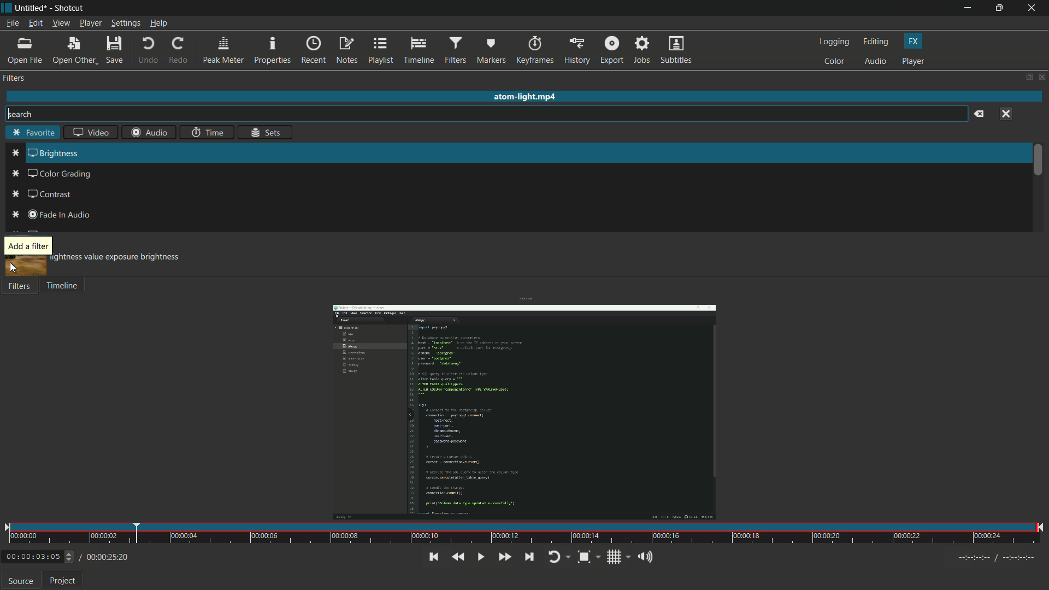 The image size is (1049, 590). I want to click on color grading, so click(60, 174).